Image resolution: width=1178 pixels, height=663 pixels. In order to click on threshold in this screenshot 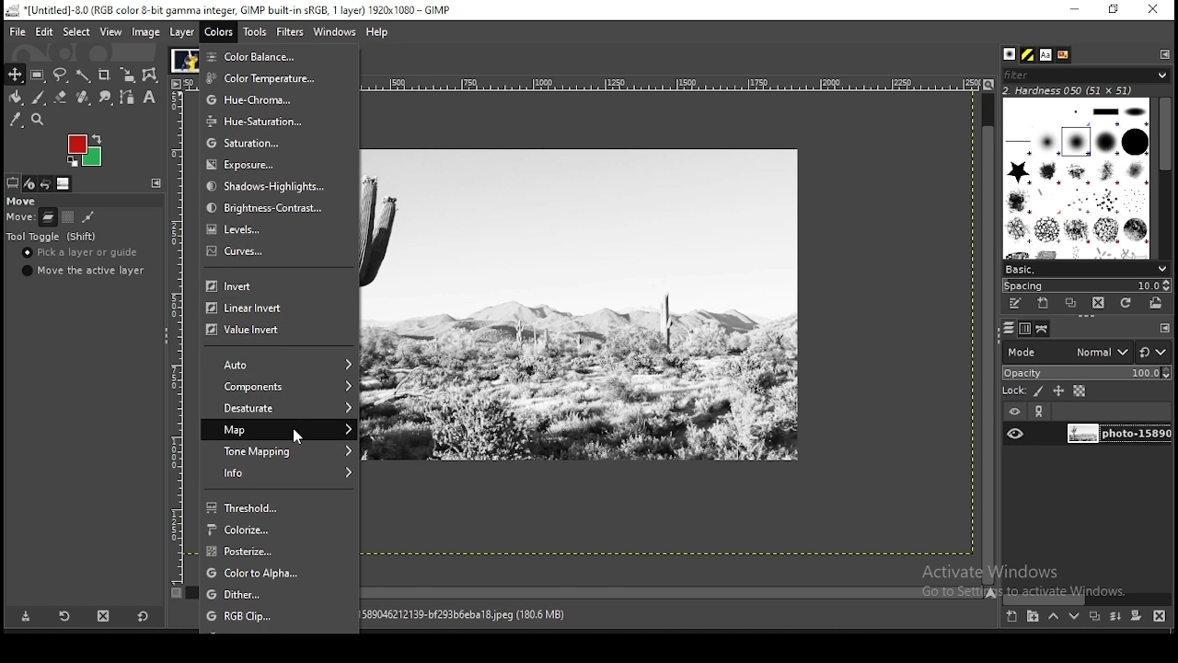, I will do `click(281, 506)`.